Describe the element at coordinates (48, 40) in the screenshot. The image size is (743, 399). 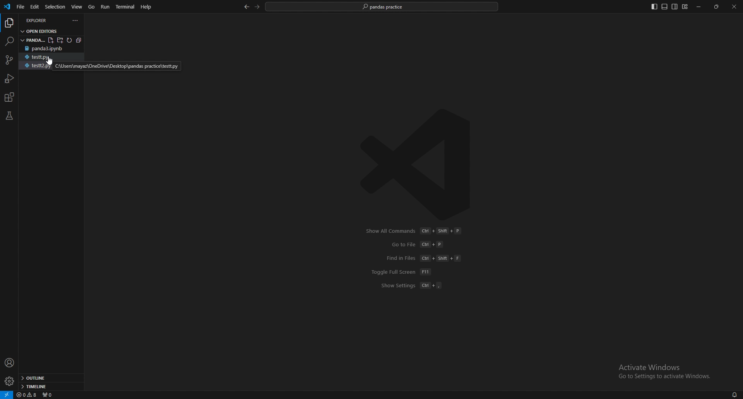
I see `pandas practice` at that location.